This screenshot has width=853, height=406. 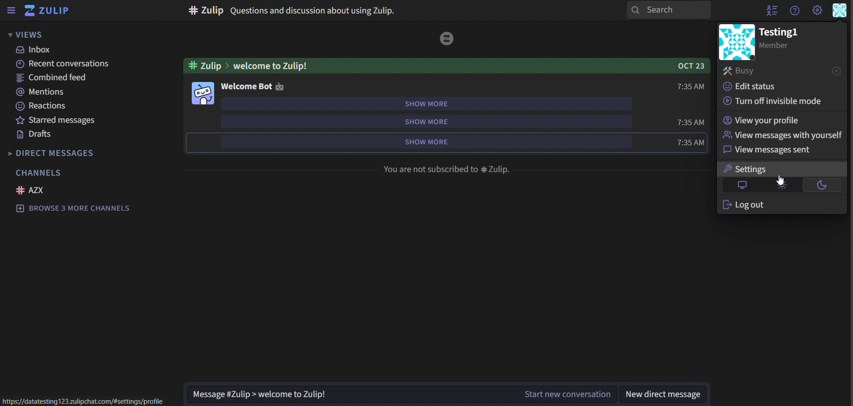 What do you see at coordinates (753, 168) in the screenshot?
I see `settings` at bounding box center [753, 168].